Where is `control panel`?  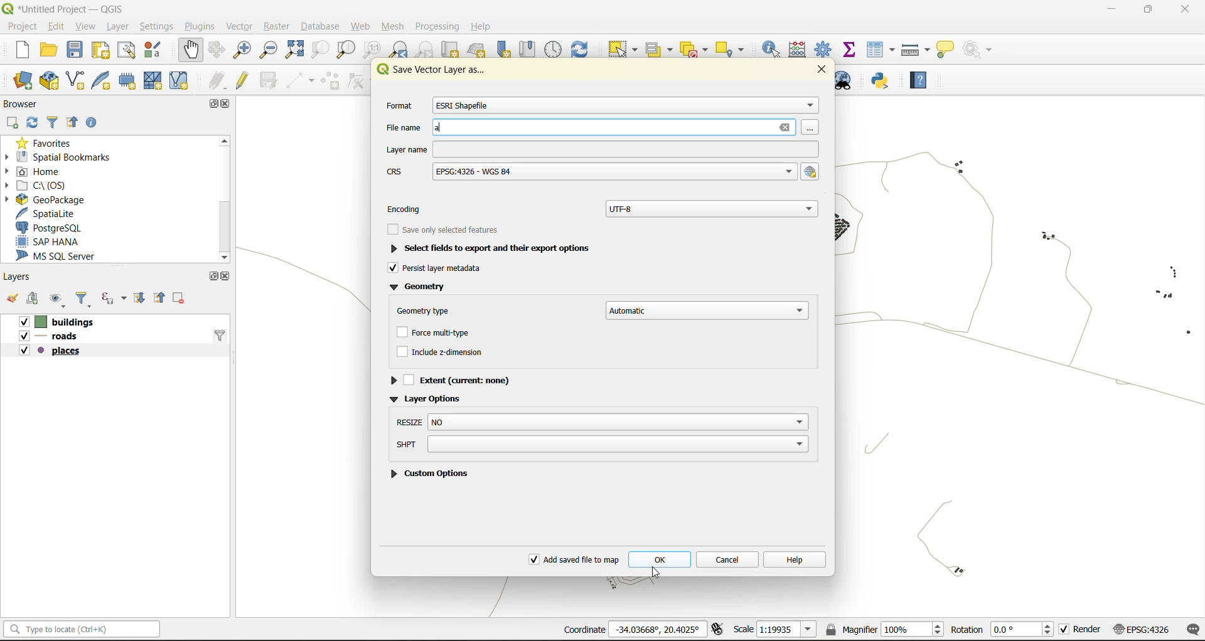
control panel is located at coordinates (554, 49).